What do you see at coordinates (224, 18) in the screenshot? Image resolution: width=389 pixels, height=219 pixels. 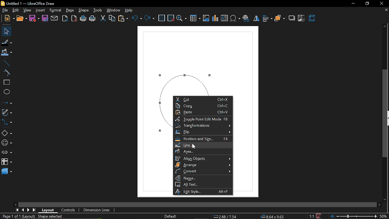 I see `insert text` at bounding box center [224, 18].